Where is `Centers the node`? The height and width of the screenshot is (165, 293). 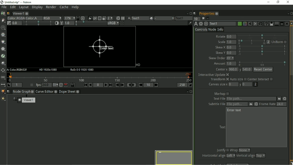
Centers the node is located at coordinates (205, 24).